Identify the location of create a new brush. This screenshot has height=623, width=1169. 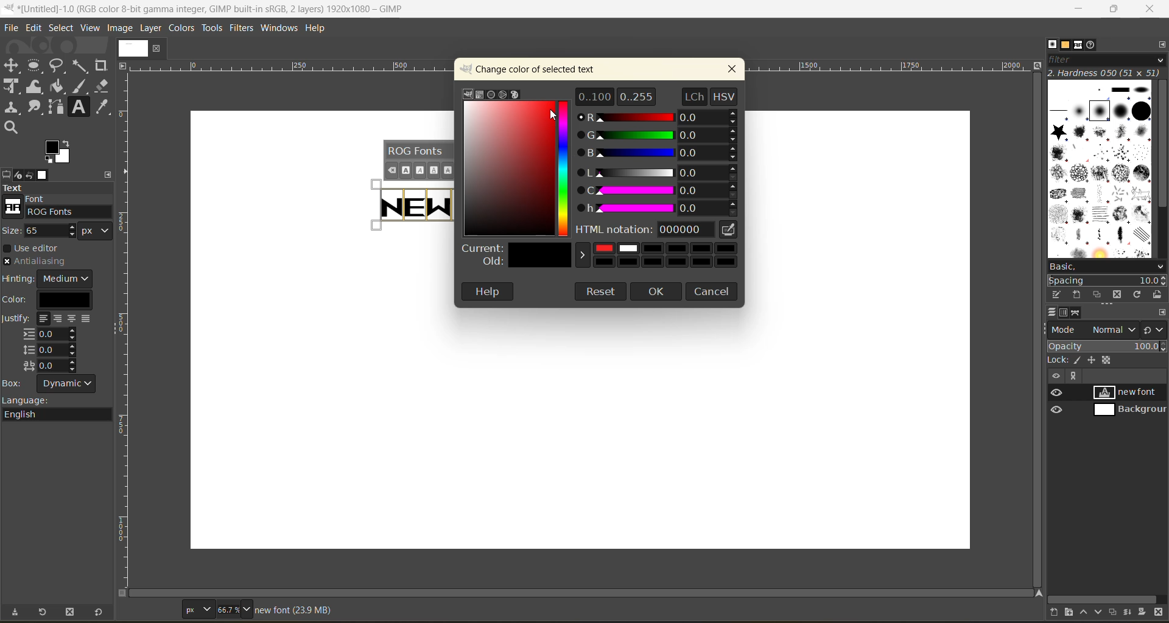
(1076, 295).